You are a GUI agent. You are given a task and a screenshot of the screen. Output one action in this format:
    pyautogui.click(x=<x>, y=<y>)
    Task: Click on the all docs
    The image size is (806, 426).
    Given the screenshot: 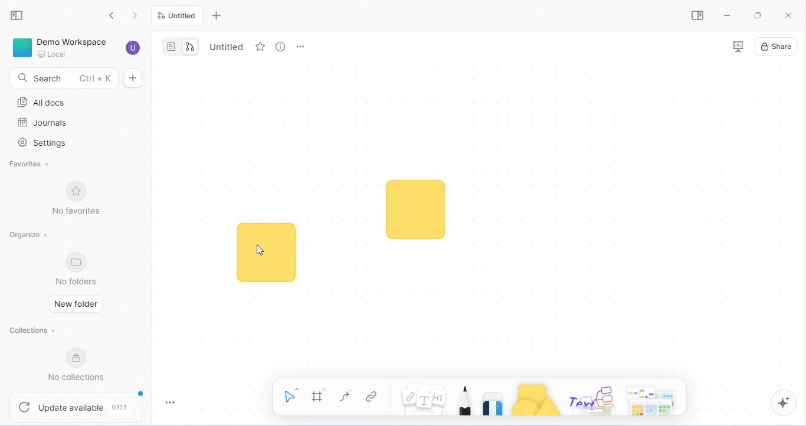 What is the action you would take?
    pyautogui.click(x=42, y=103)
    